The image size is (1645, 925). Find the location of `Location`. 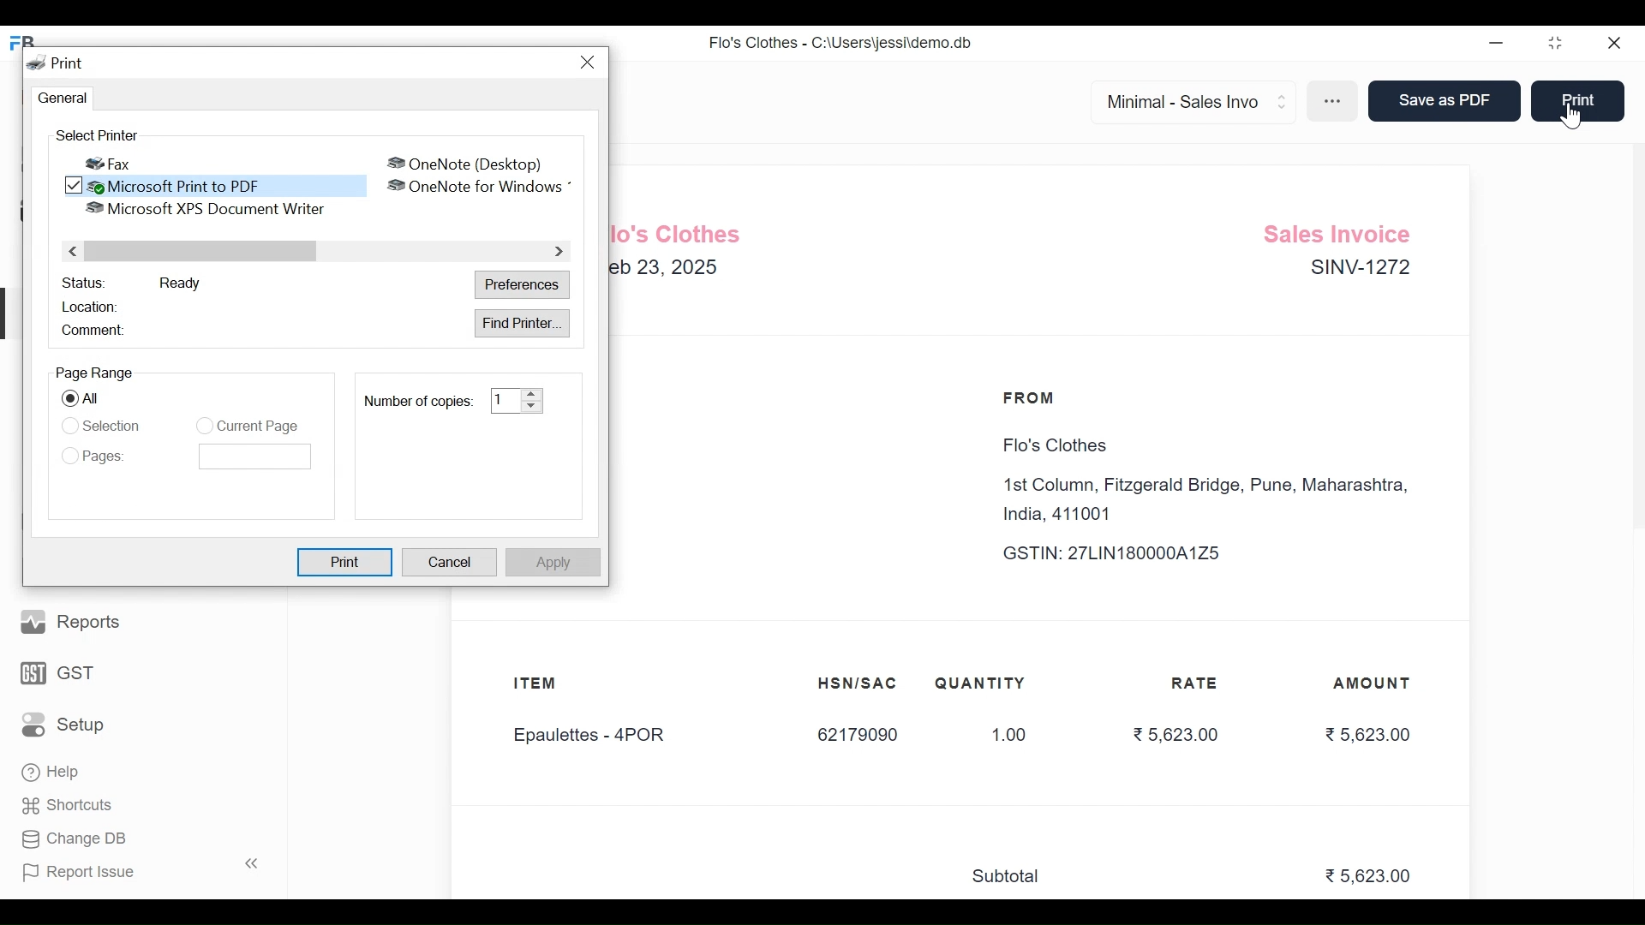

Location is located at coordinates (94, 305).